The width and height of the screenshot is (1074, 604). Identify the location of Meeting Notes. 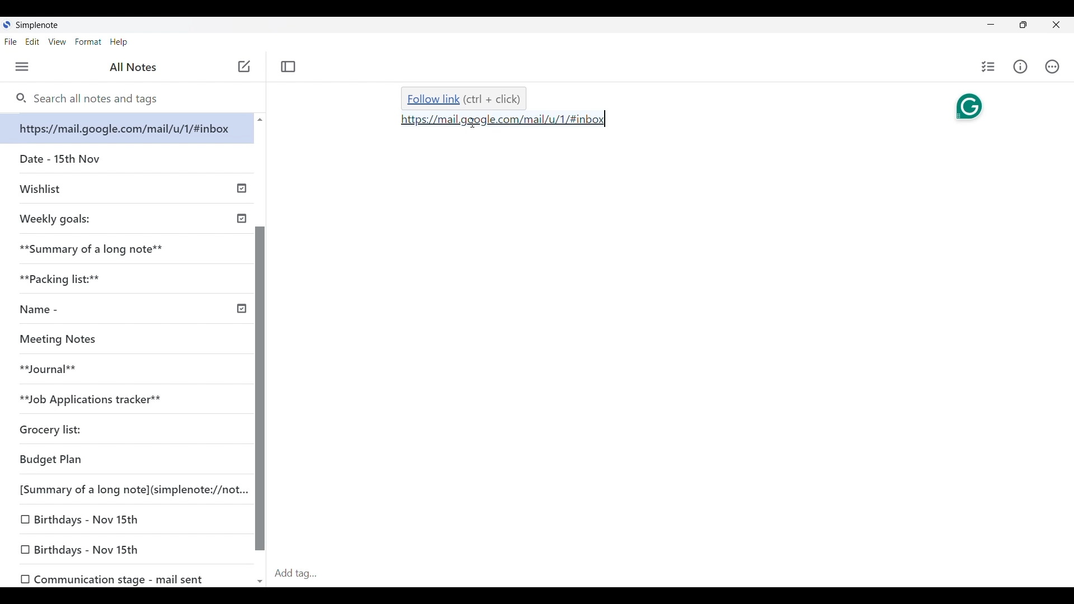
(61, 339).